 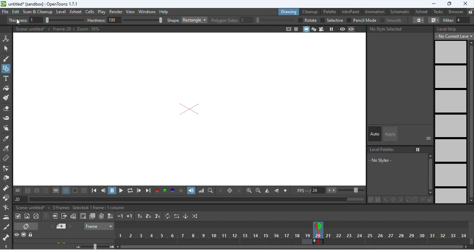 What do you see at coordinates (75, 12) in the screenshot?
I see `xsheet` at bounding box center [75, 12].